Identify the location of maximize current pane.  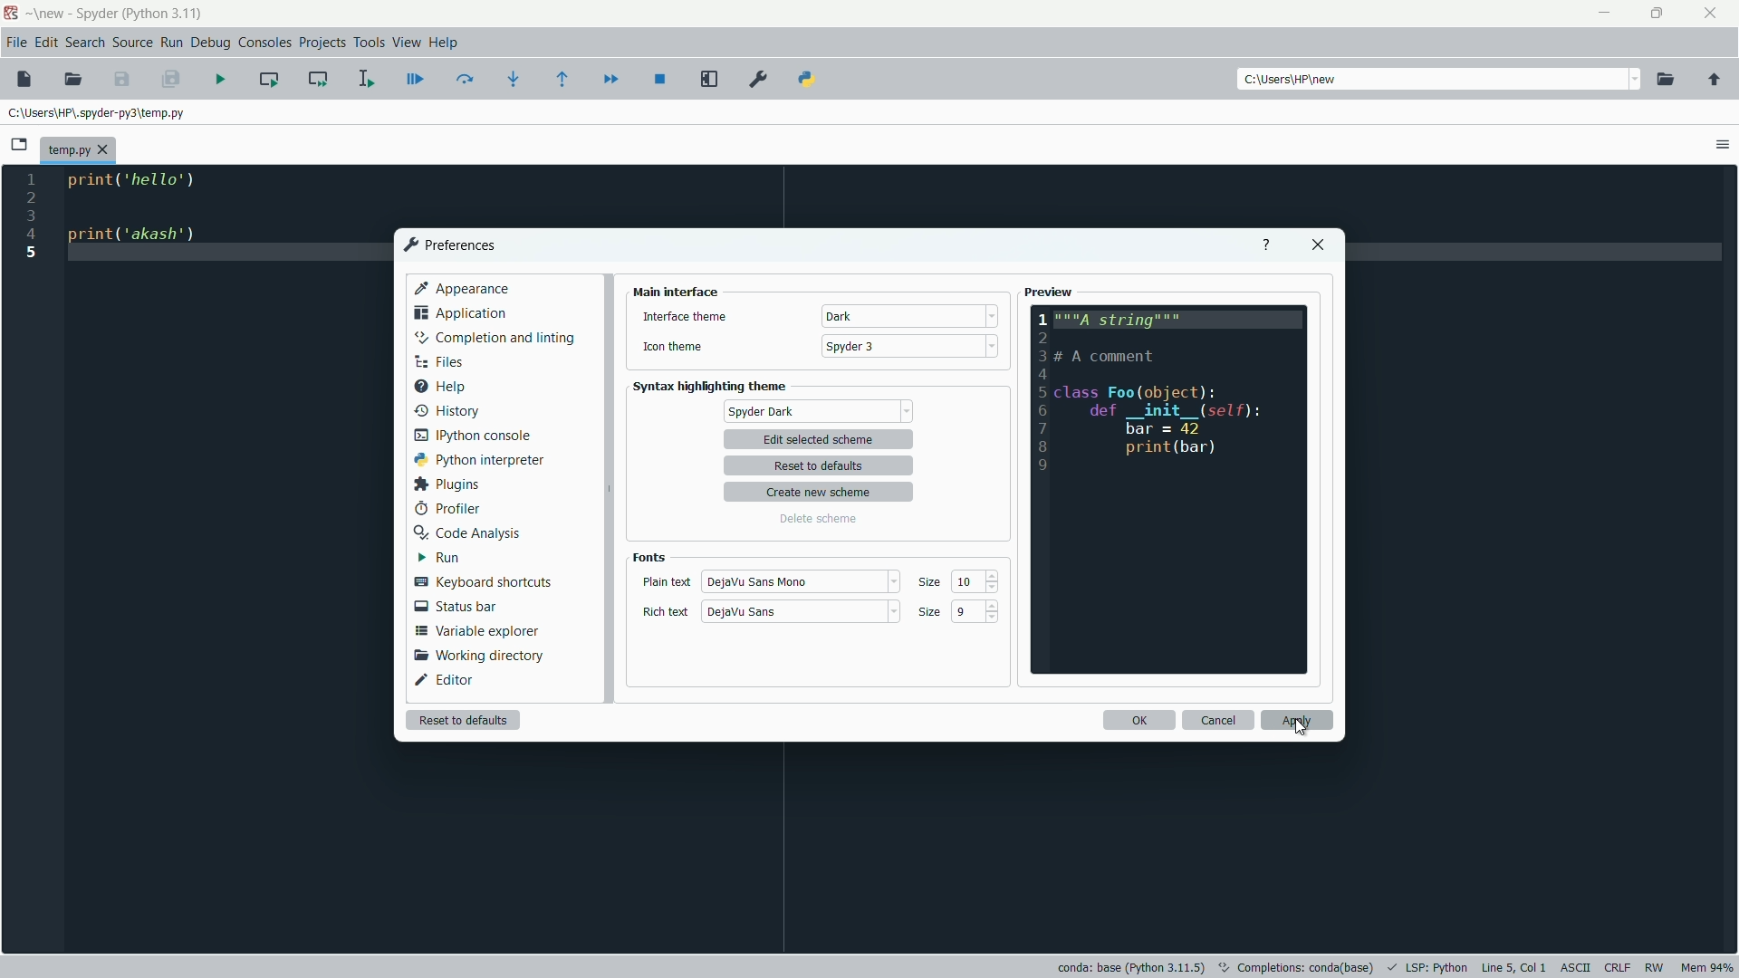
(710, 81).